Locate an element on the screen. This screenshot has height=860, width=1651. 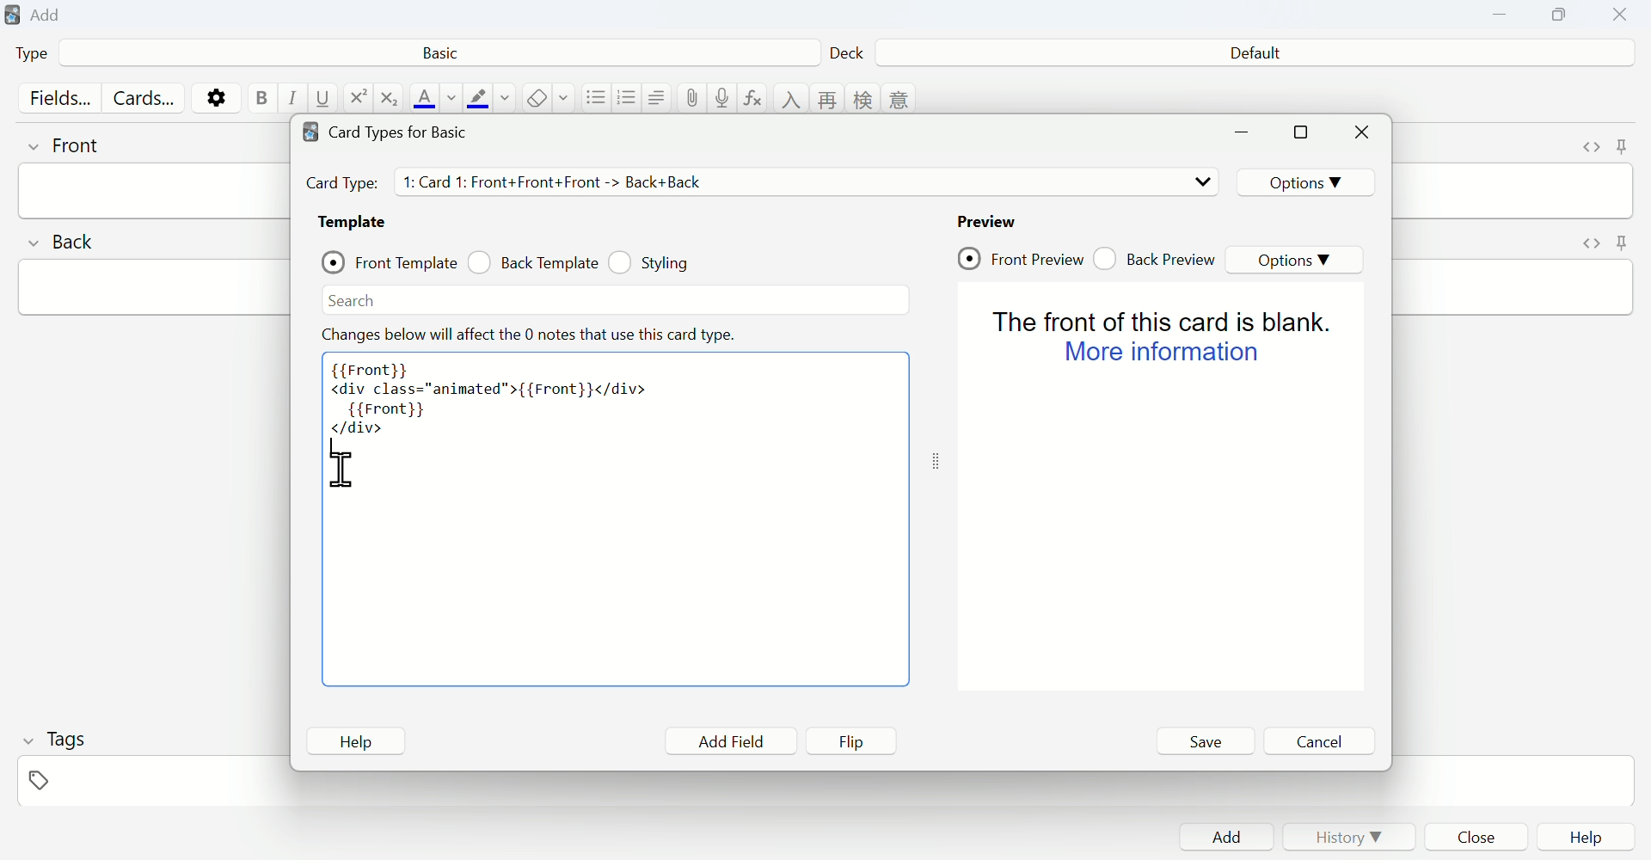
equations is located at coordinates (752, 98).